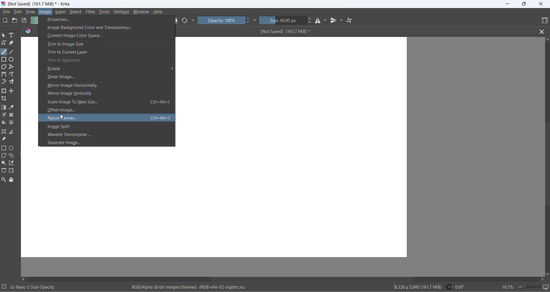 Image resolution: width=550 pixels, height=292 pixels. I want to click on reload the original presets, so click(186, 21).